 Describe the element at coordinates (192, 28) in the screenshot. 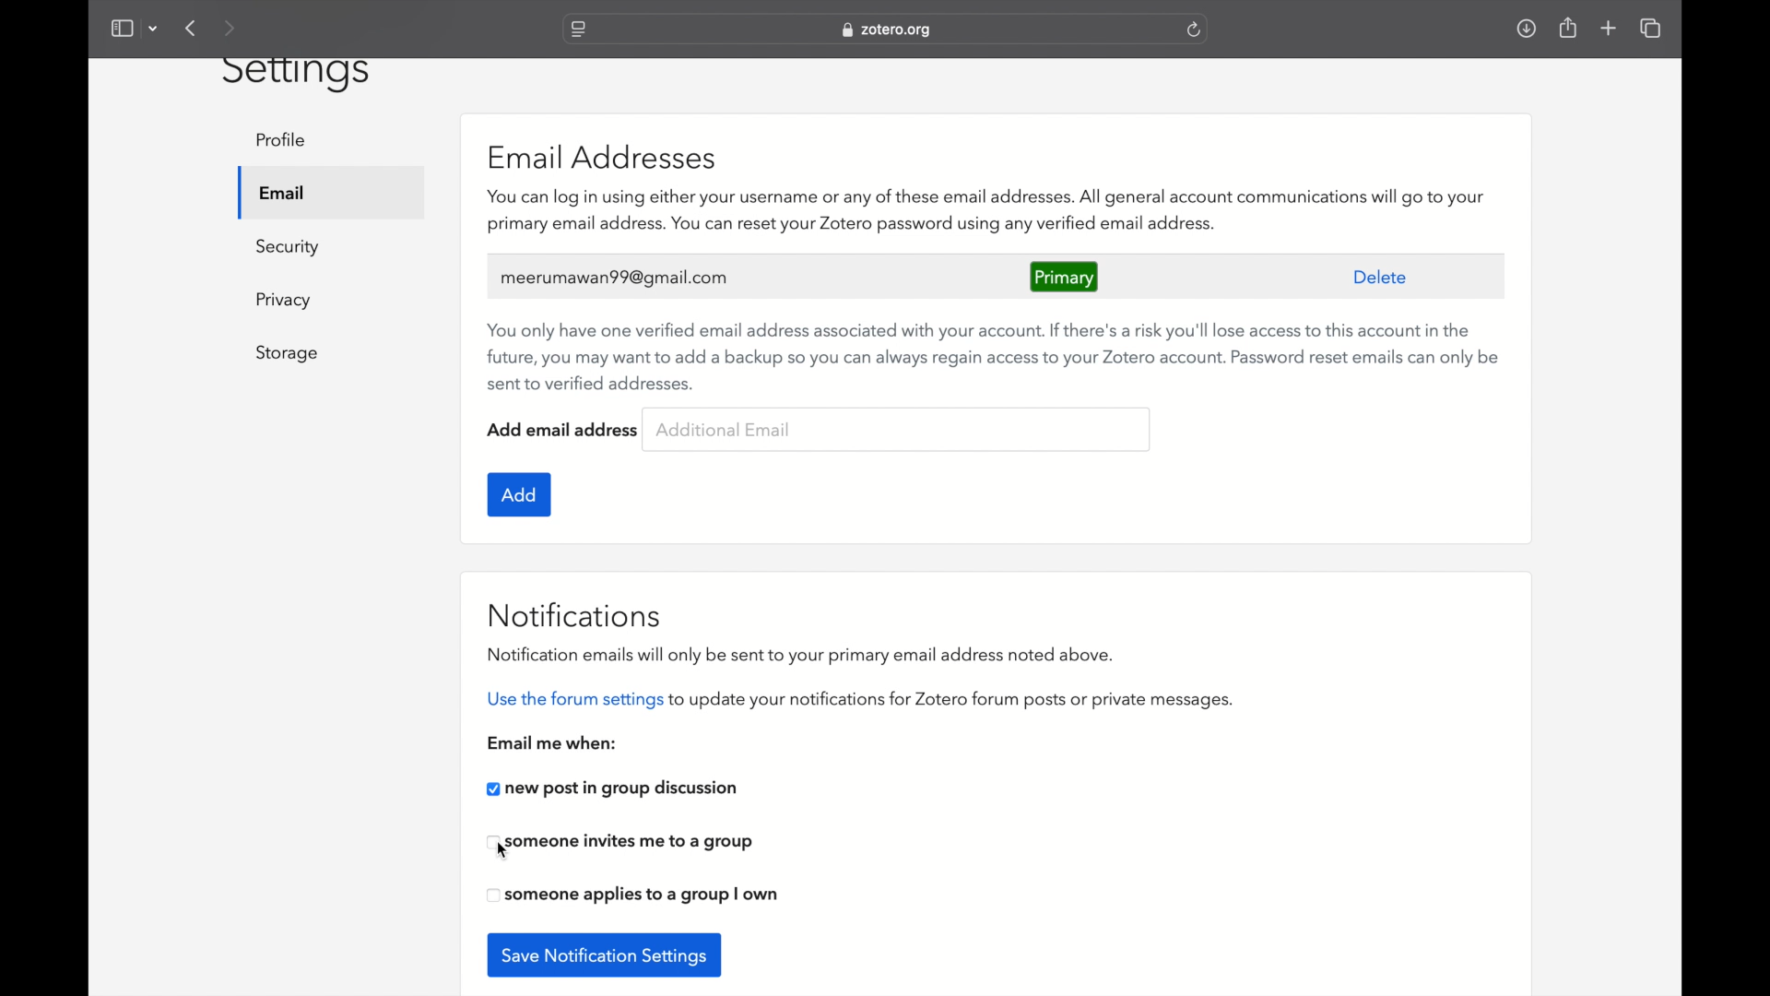

I see `previous` at that location.